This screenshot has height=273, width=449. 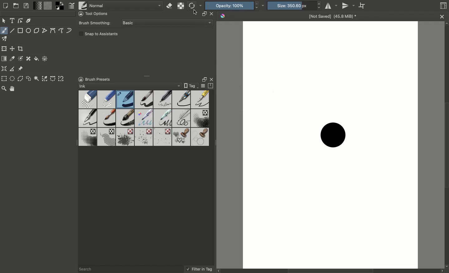 I want to click on Sample a color, so click(x=13, y=59).